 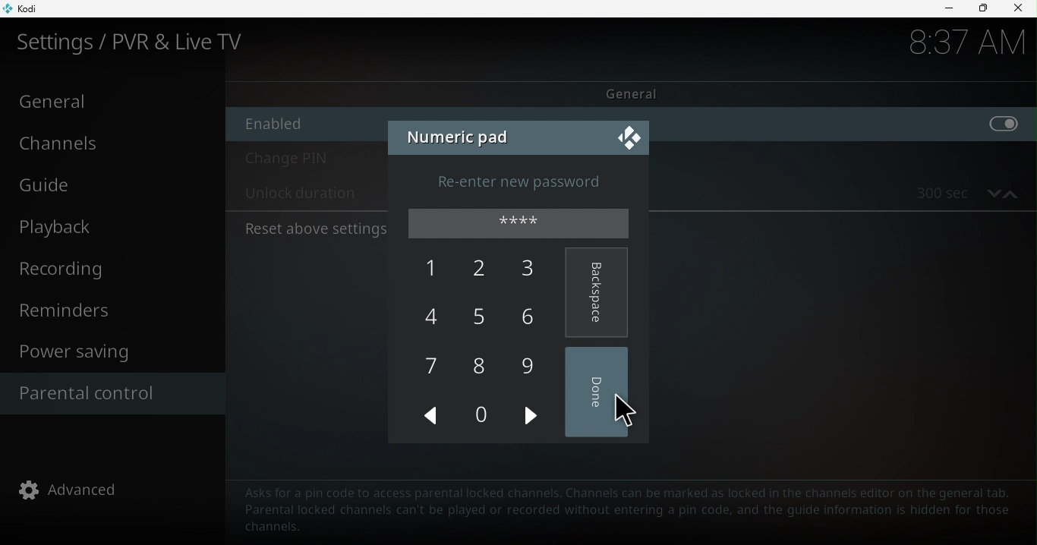 What do you see at coordinates (1012, 192) in the screenshot?
I see `increase` at bounding box center [1012, 192].